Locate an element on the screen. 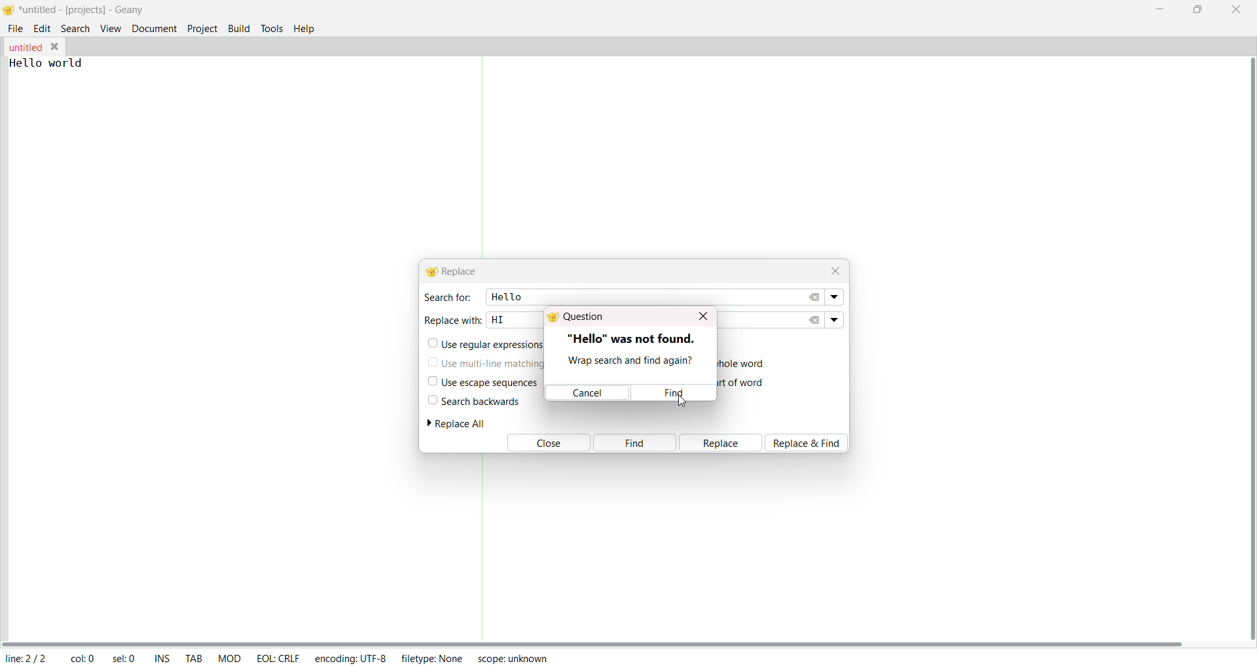 Image resolution: width=1257 pixels, height=666 pixels. sel: 0 is located at coordinates (125, 659).